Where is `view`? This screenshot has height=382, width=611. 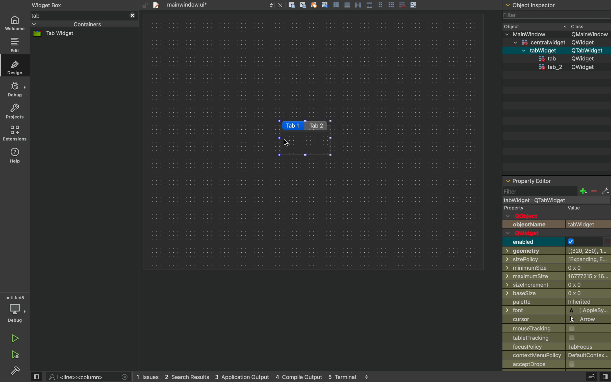 view is located at coordinates (605, 377).